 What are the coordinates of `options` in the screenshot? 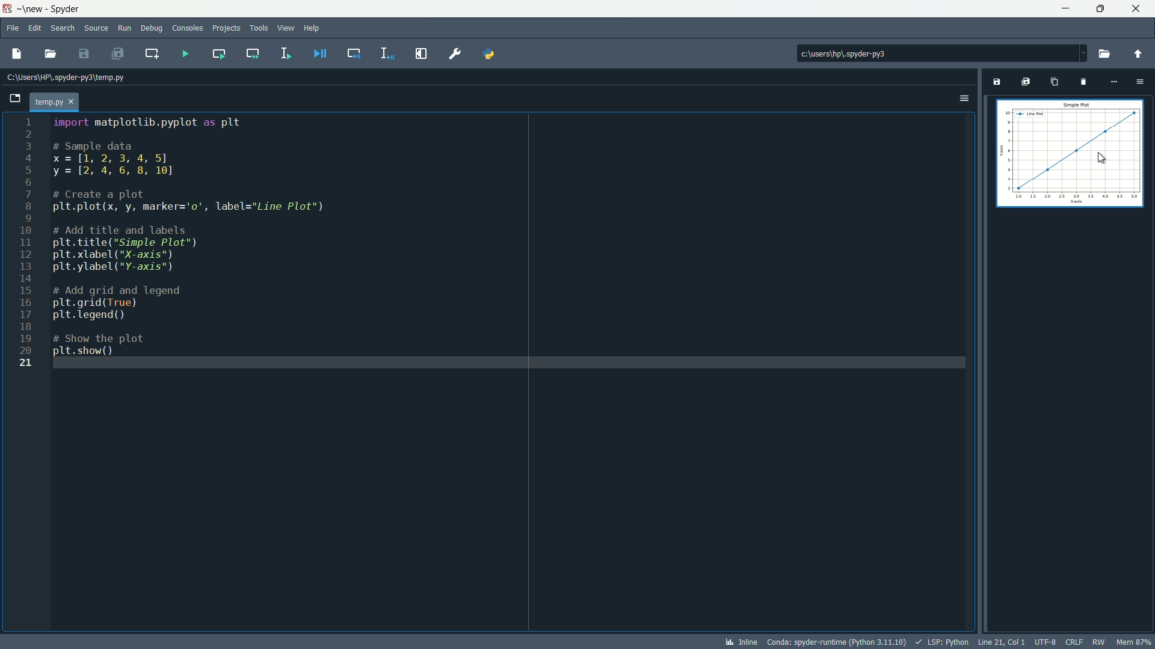 It's located at (1140, 82).